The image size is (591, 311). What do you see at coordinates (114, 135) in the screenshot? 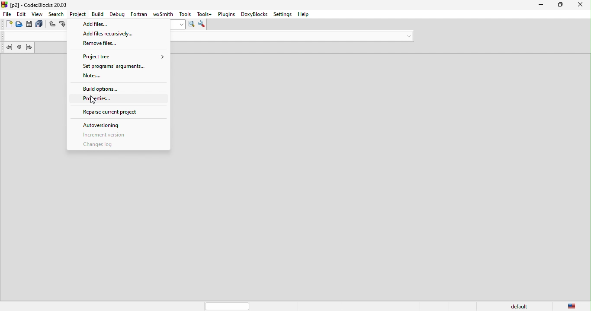
I see `increment version` at bounding box center [114, 135].